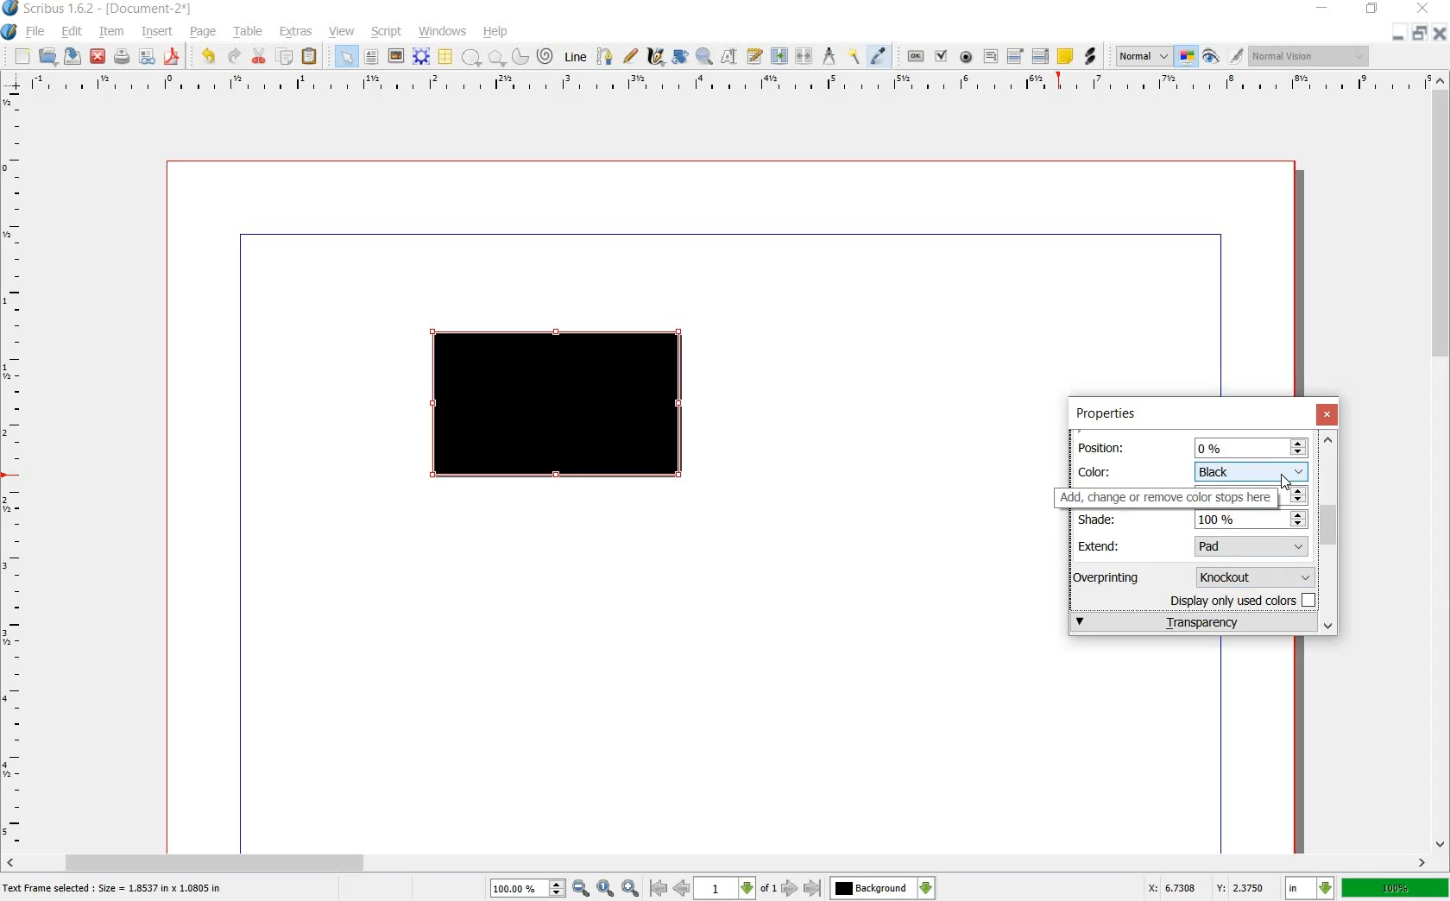 The width and height of the screenshot is (1450, 901). I want to click on ruler, so click(722, 84).